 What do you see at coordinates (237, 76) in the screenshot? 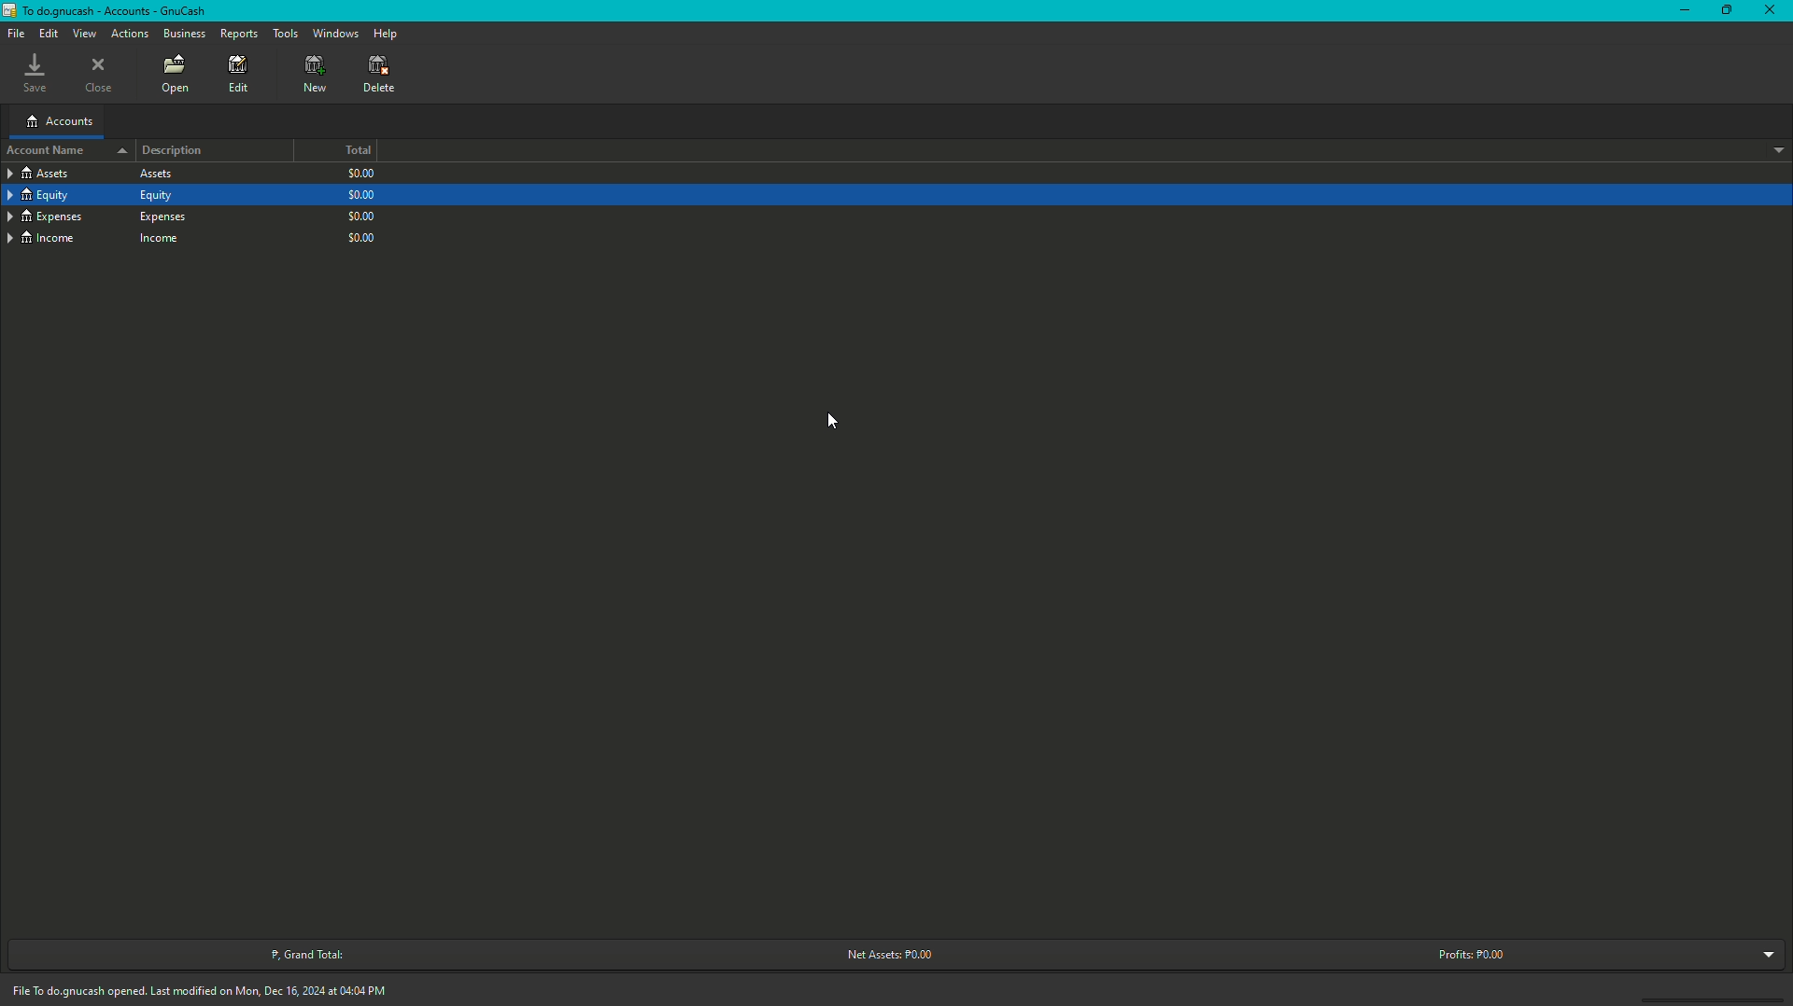
I see `Edit` at bounding box center [237, 76].